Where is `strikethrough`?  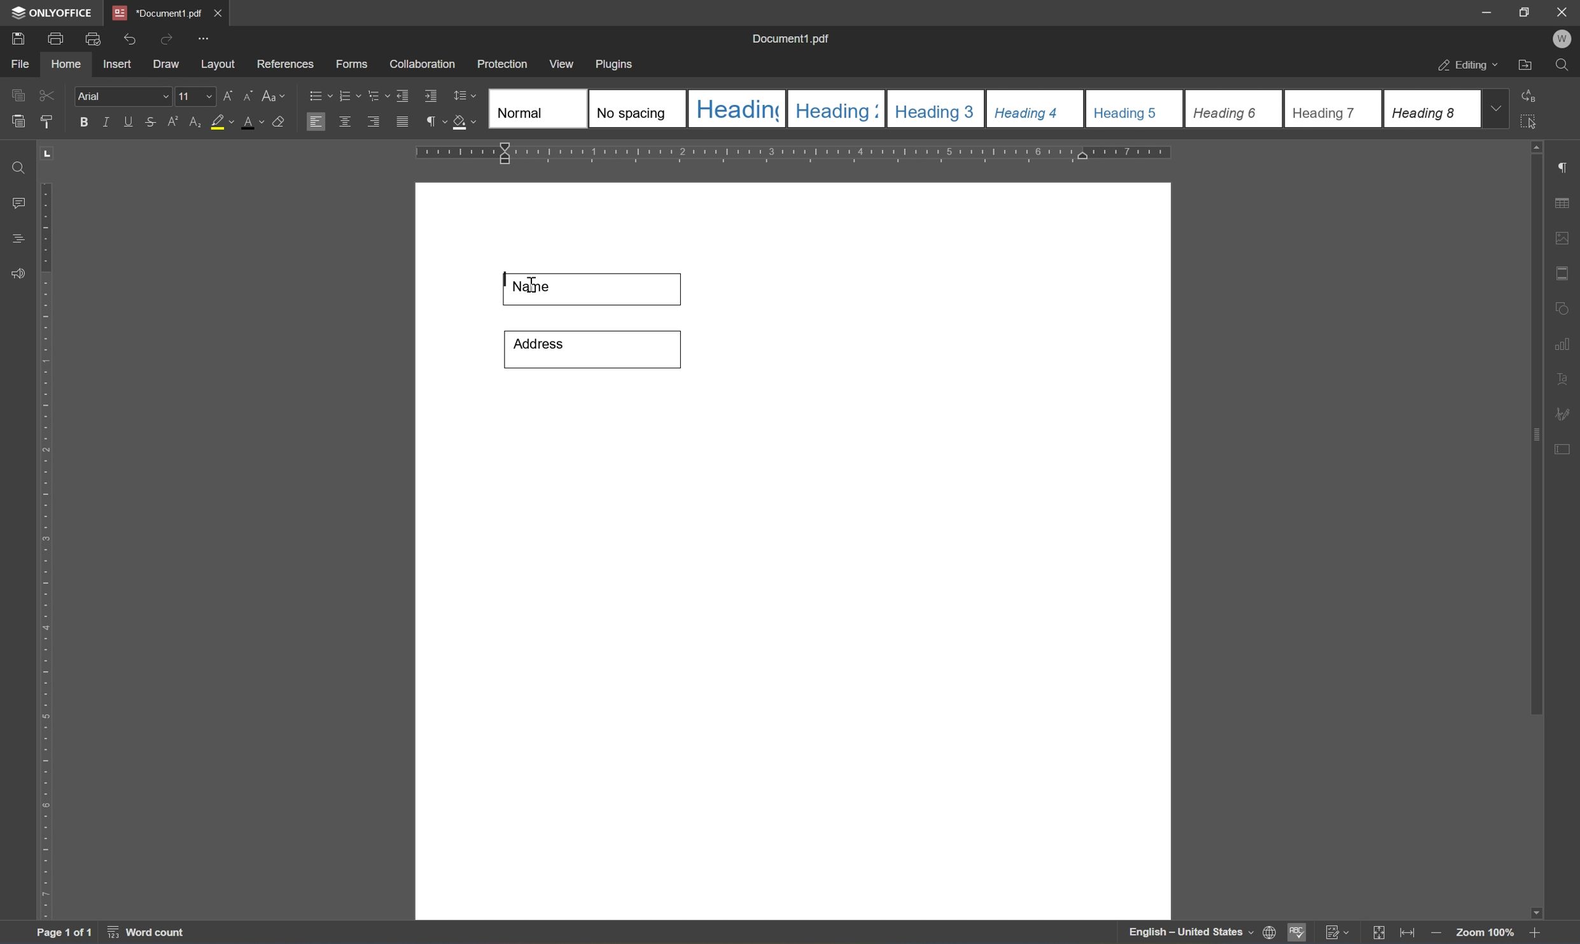 strikethrough is located at coordinates (150, 121).